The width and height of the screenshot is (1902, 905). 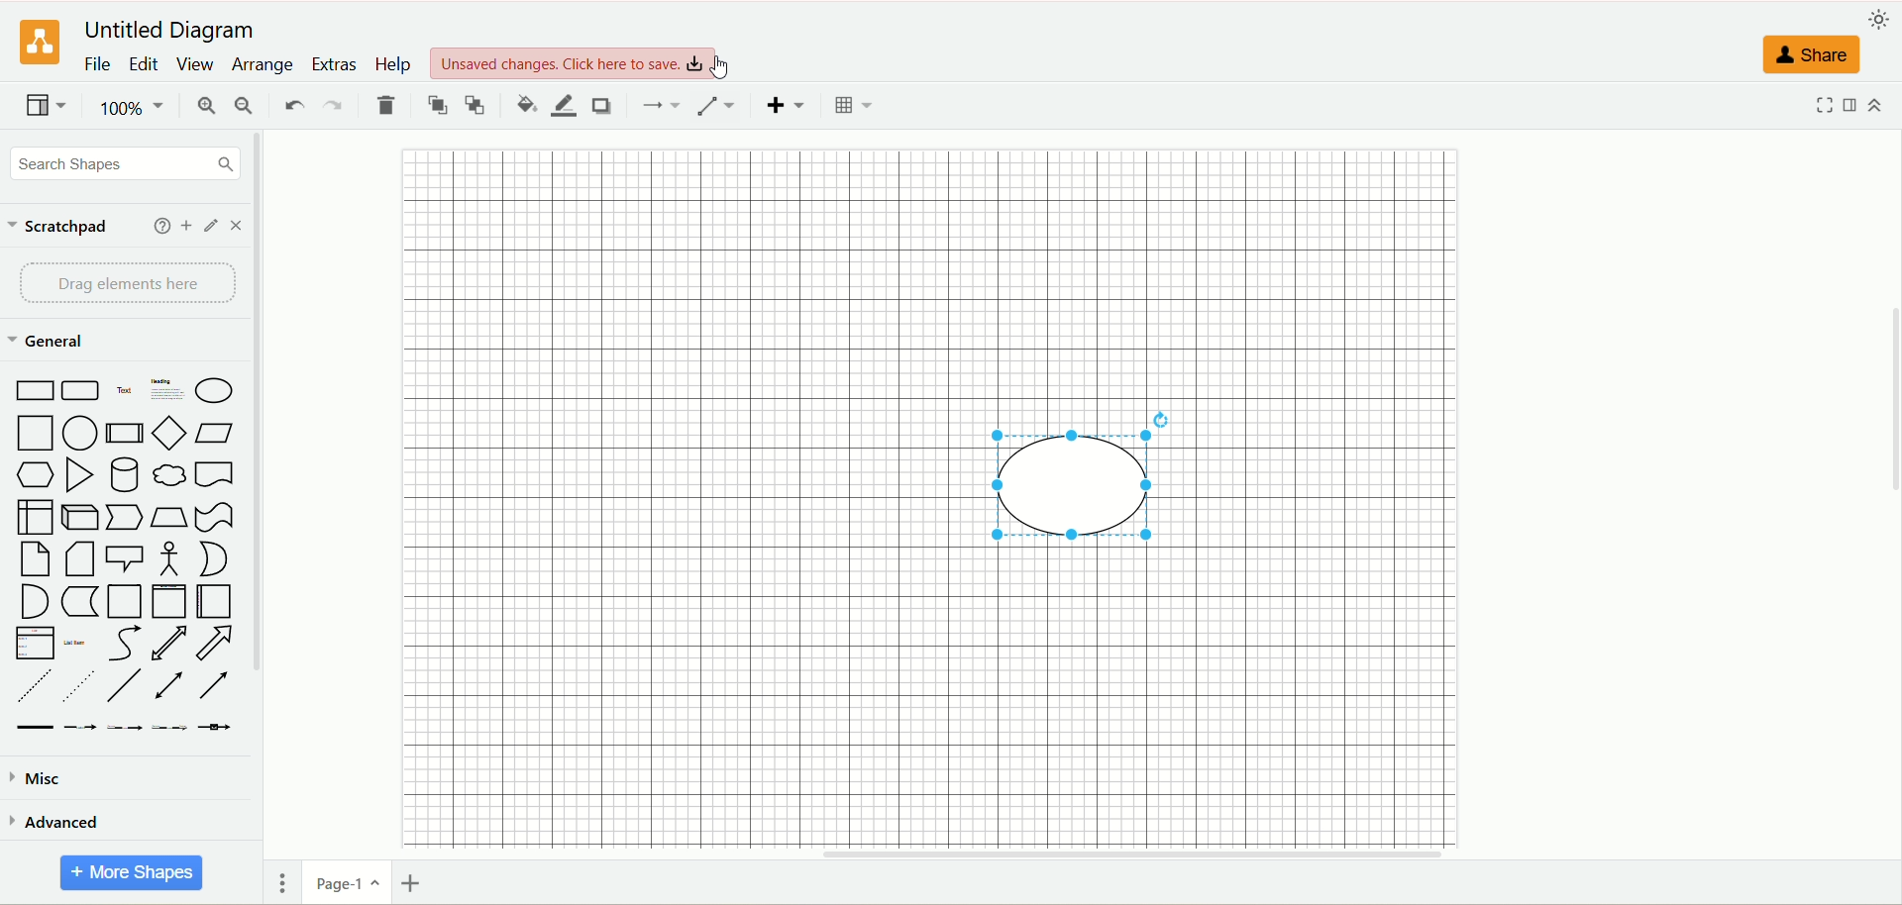 What do you see at coordinates (664, 104) in the screenshot?
I see `connection` at bounding box center [664, 104].